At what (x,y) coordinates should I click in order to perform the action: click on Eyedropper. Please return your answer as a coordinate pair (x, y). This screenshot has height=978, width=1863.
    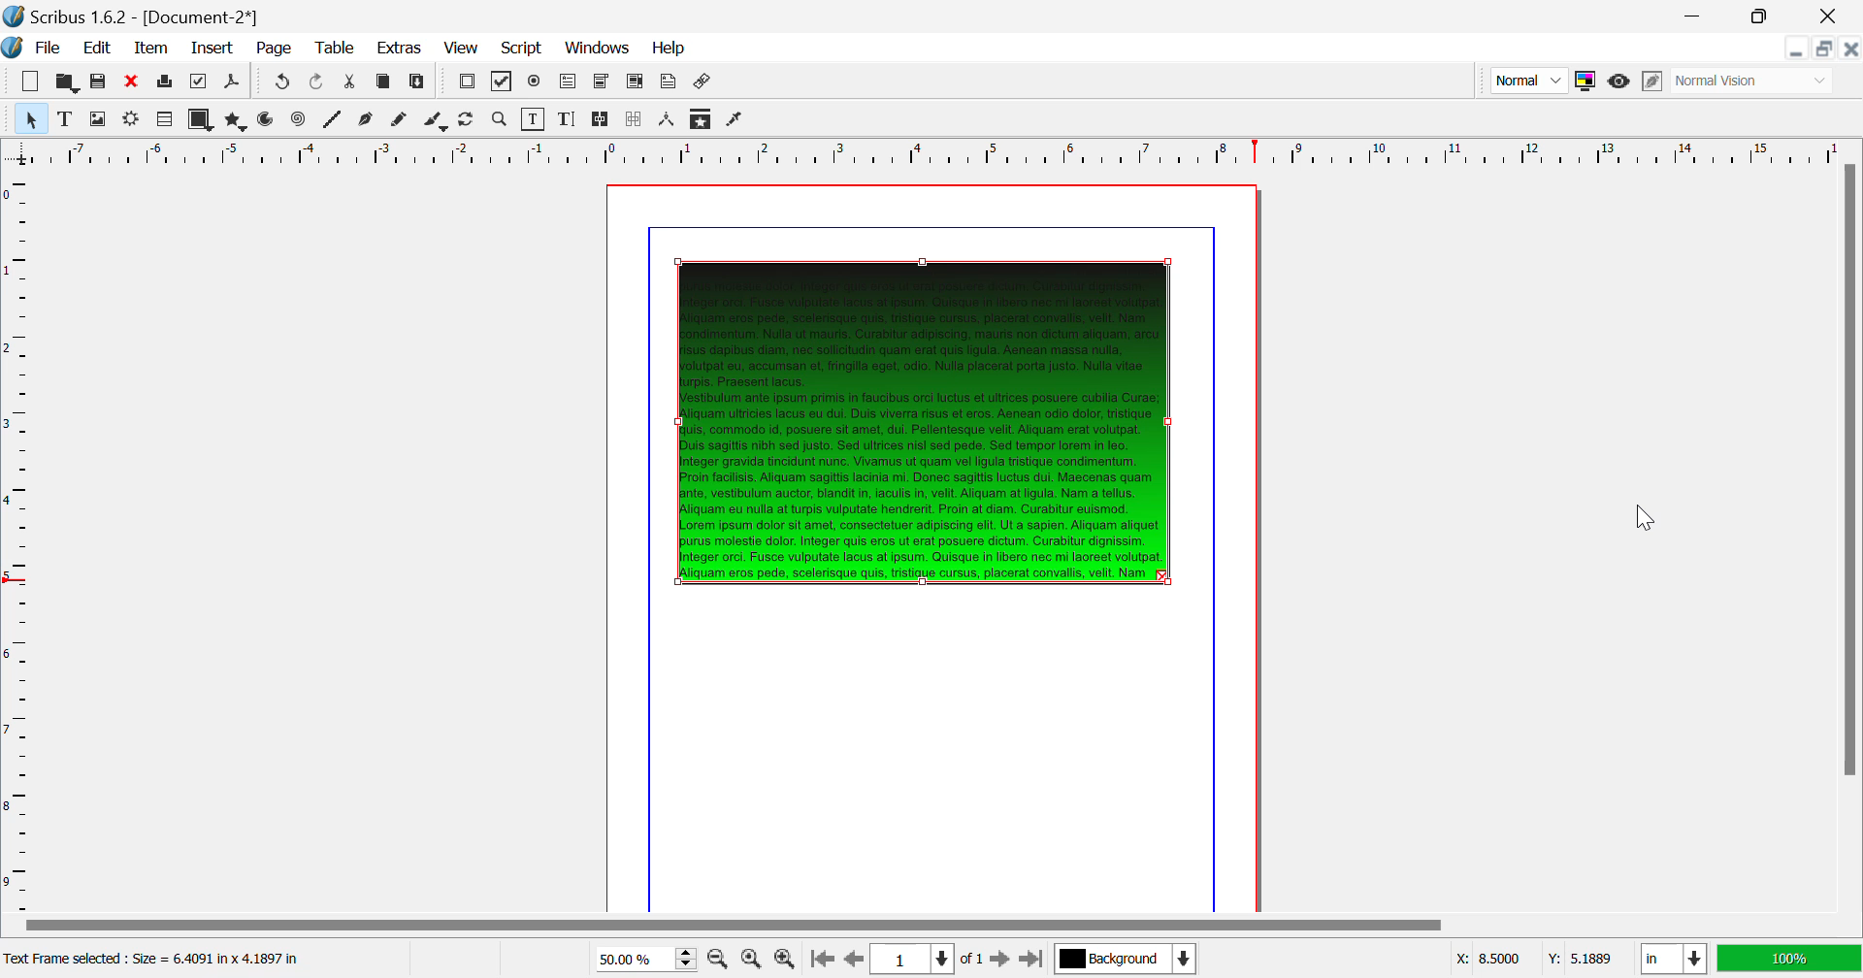
    Looking at the image, I should click on (735, 121).